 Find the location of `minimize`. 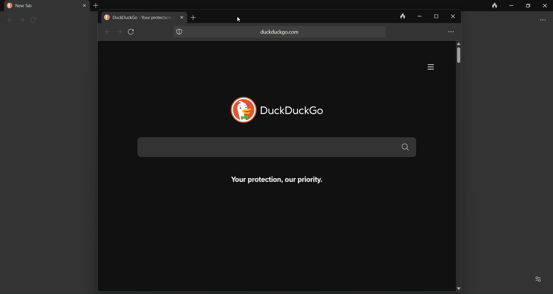

minimize is located at coordinates (418, 16).